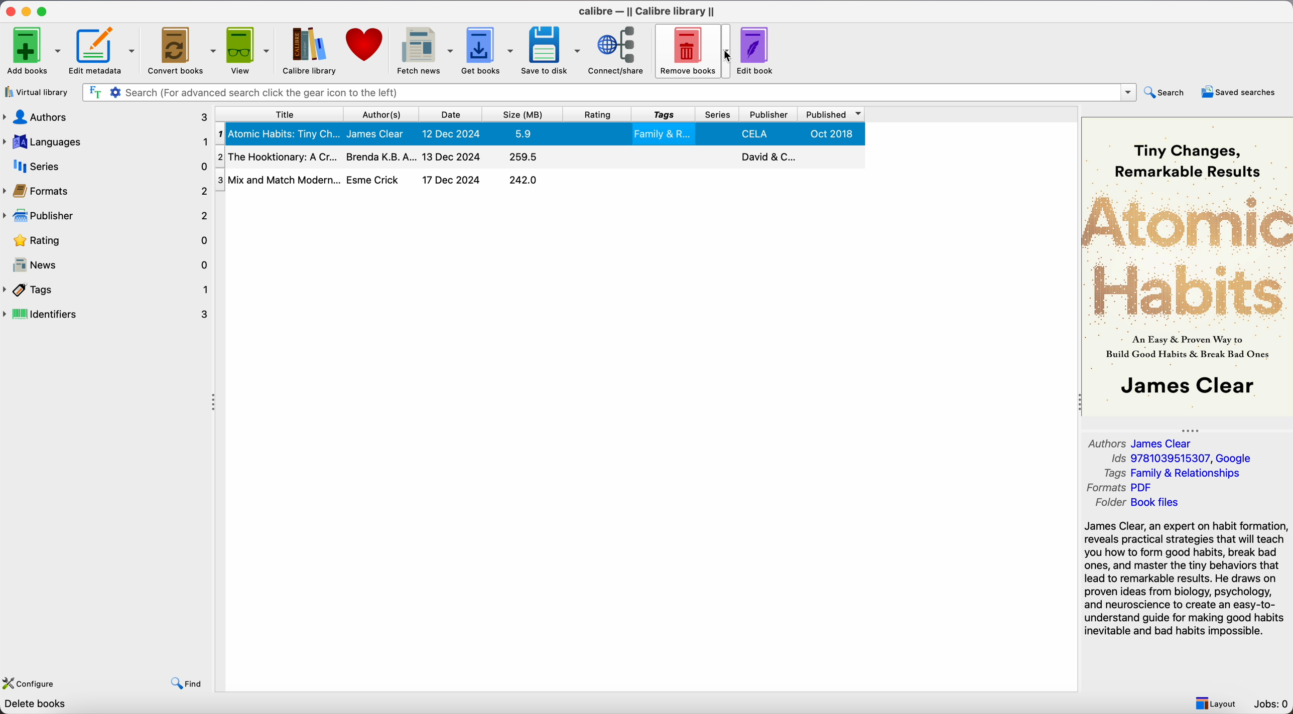 This screenshot has width=1293, height=714. Describe the element at coordinates (308, 50) in the screenshot. I see `Calibre library` at that location.